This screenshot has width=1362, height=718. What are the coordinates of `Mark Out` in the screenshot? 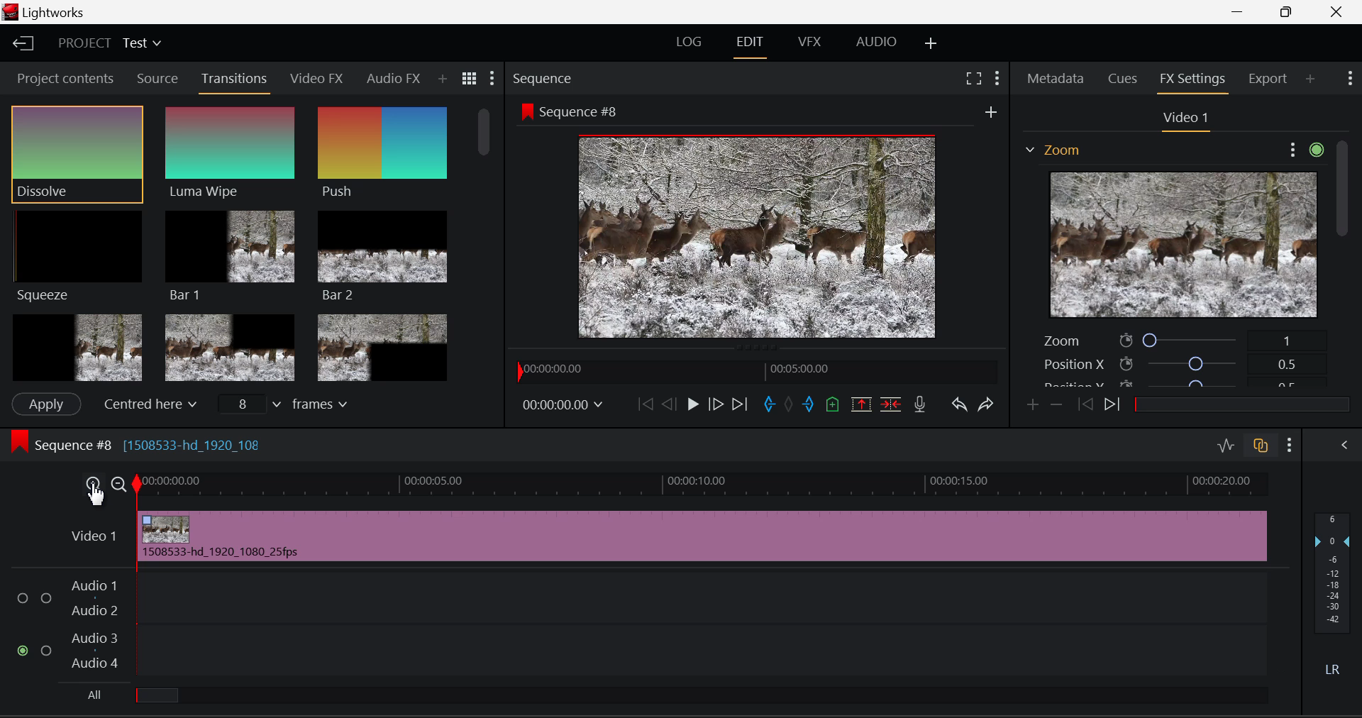 It's located at (807, 404).